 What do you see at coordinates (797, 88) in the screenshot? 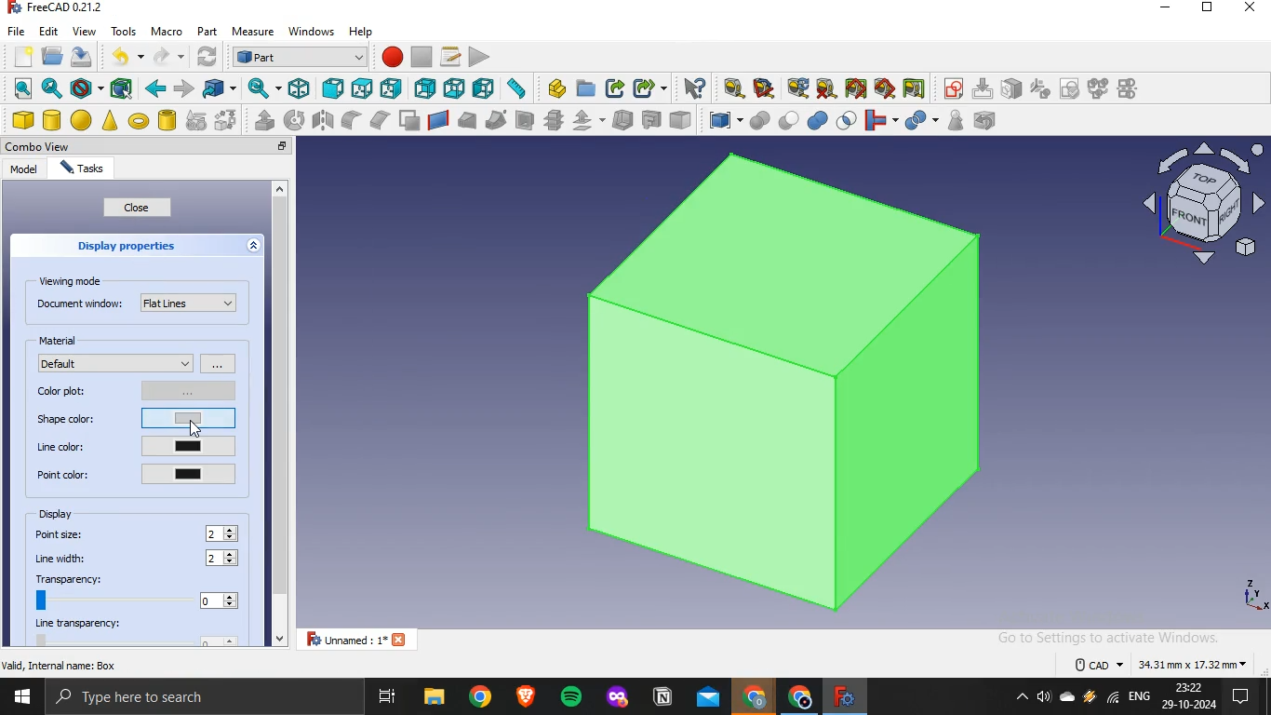
I see `refresh` at bounding box center [797, 88].